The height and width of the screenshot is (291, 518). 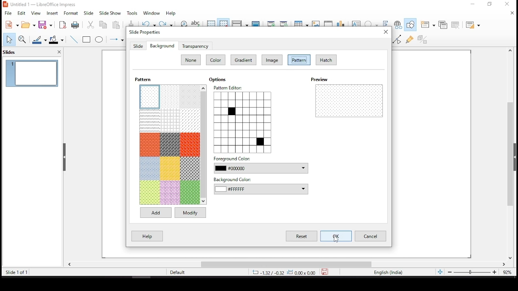 I want to click on line, so click(x=74, y=39).